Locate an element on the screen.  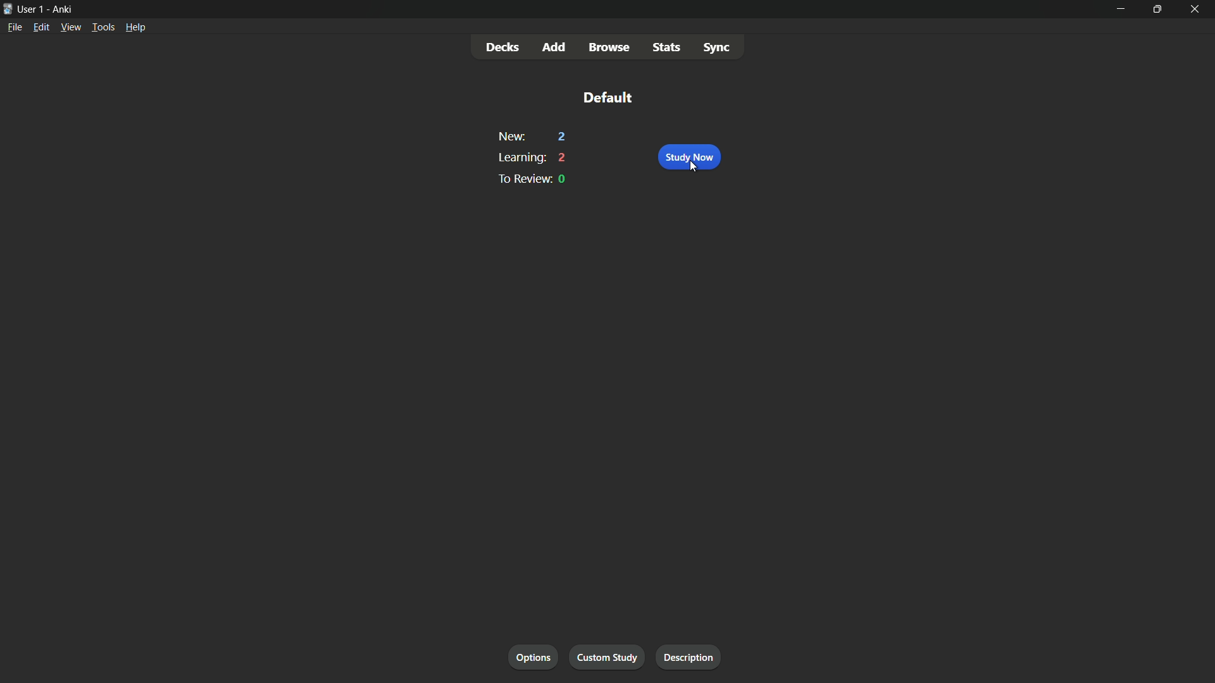
edit is located at coordinates (42, 27).